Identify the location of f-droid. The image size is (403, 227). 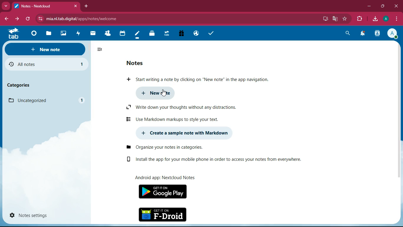
(163, 214).